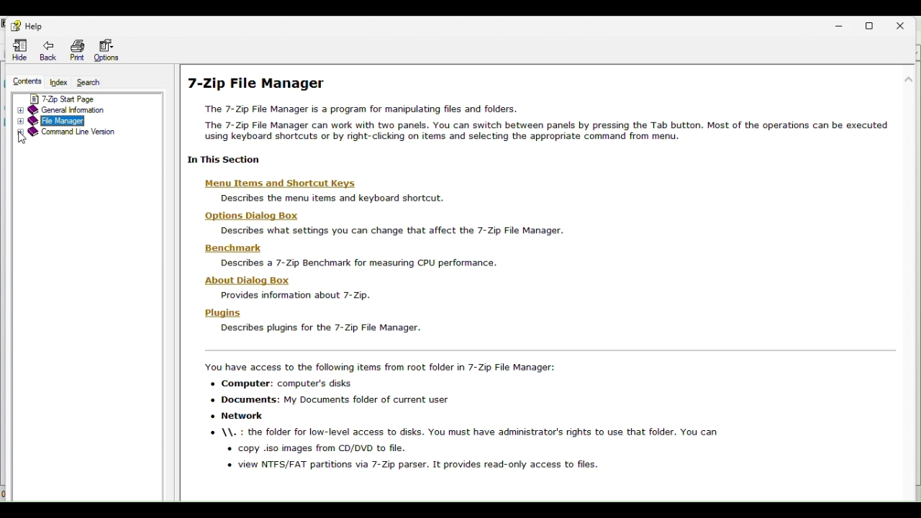 The image size is (921, 518). What do you see at coordinates (328, 199) in the screenshot?
I see `Describes the menu items and keyboard shortcut.` at bounding box center [328, 199].